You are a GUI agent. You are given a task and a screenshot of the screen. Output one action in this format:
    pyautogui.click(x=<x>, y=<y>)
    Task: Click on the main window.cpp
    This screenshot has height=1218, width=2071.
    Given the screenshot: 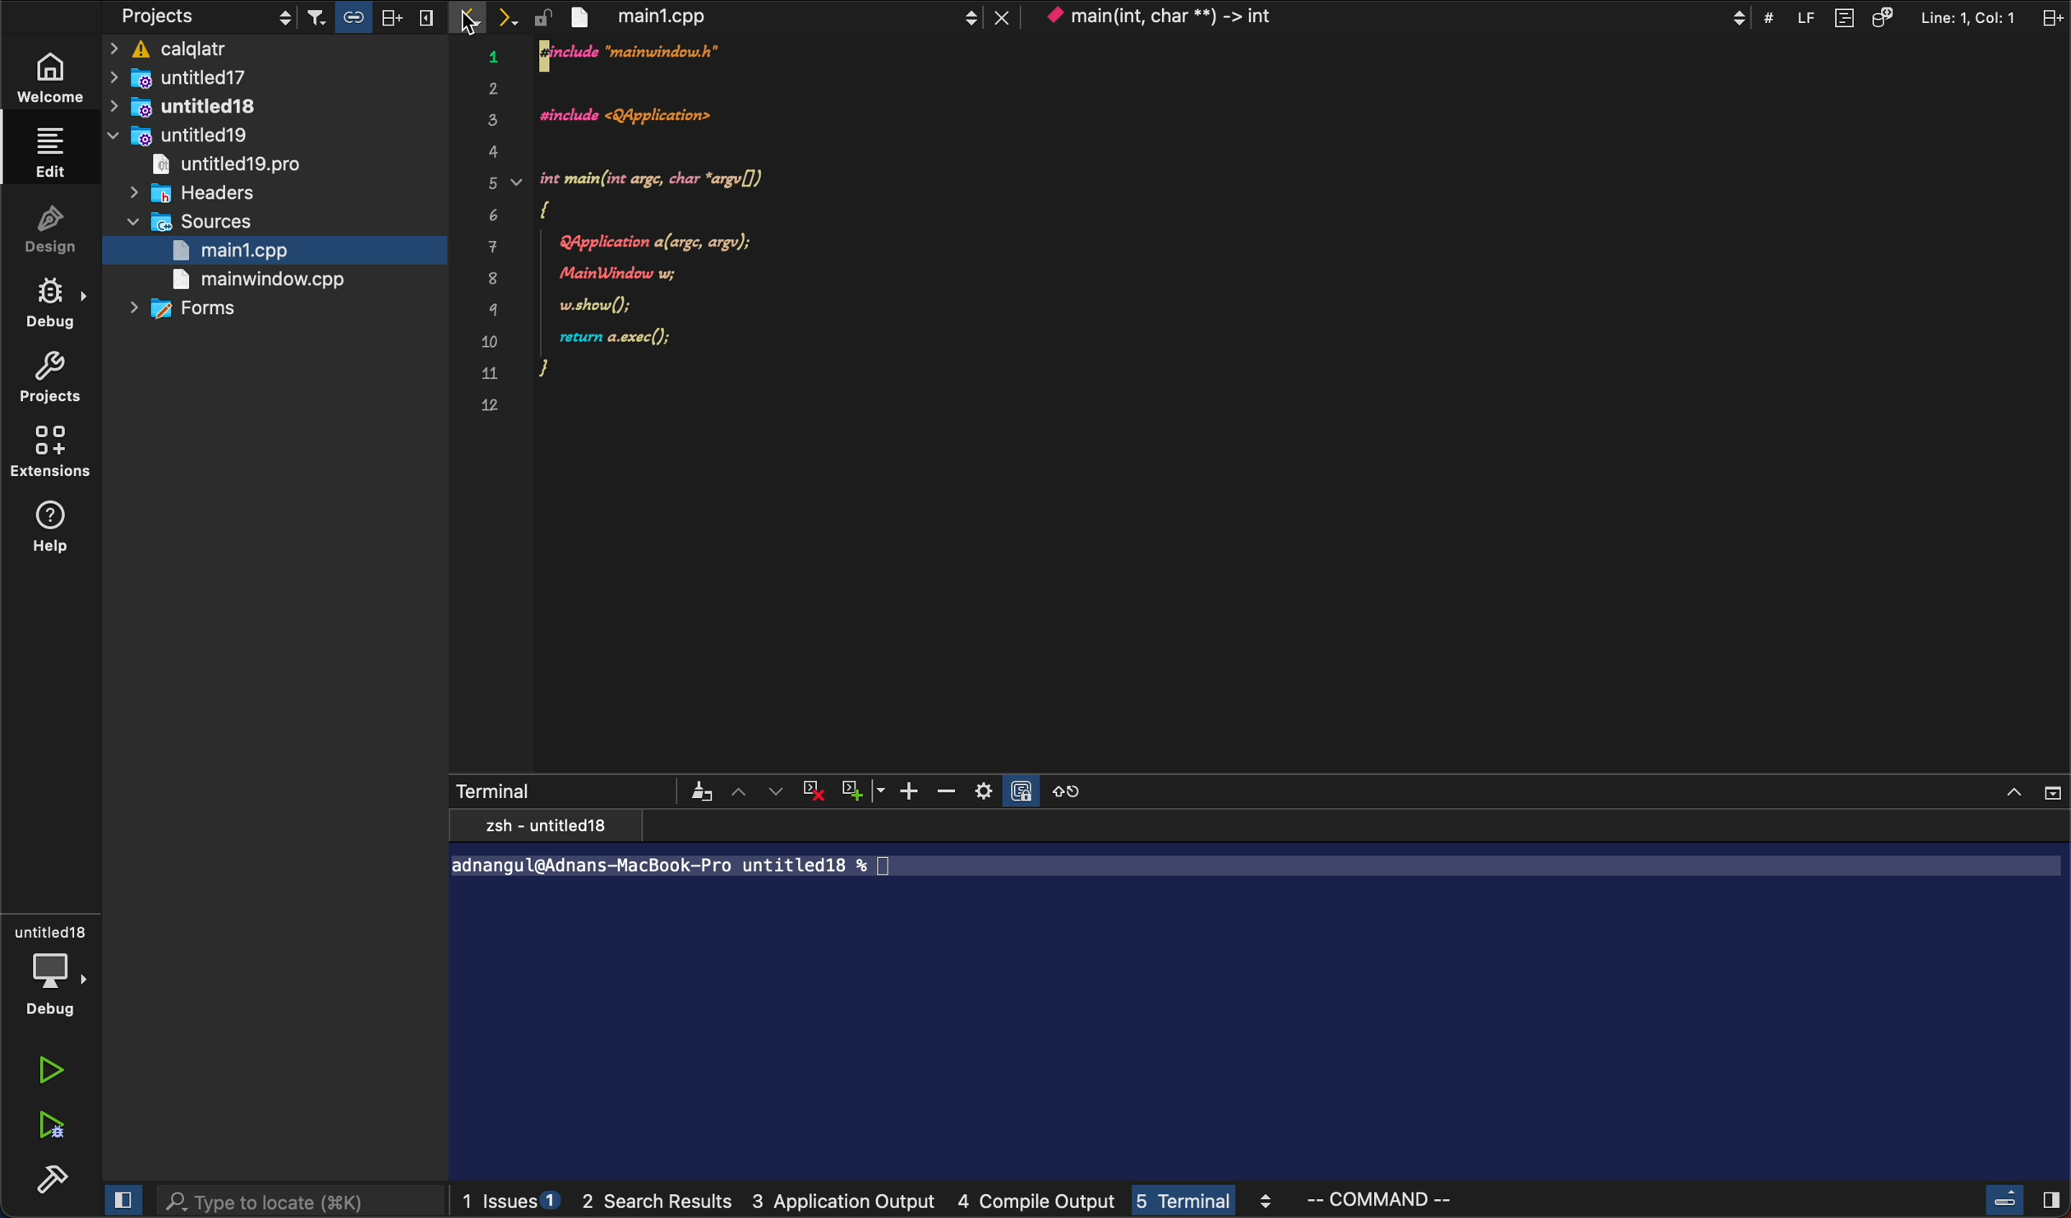 What is the action you would take?
    pyautogui.click(x=256, y=281)
    